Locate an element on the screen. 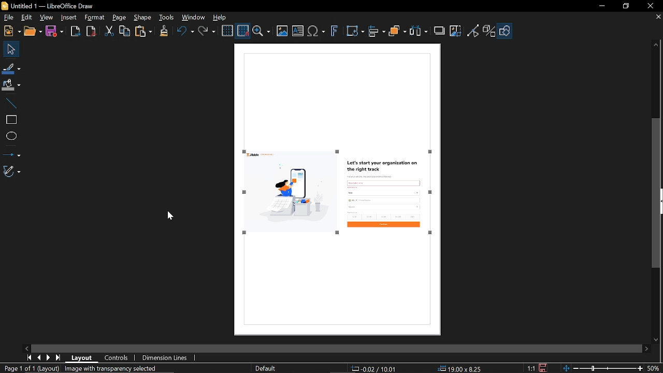 This screenshot has width=663, height=373. Close is located at coordinates (649, 7).